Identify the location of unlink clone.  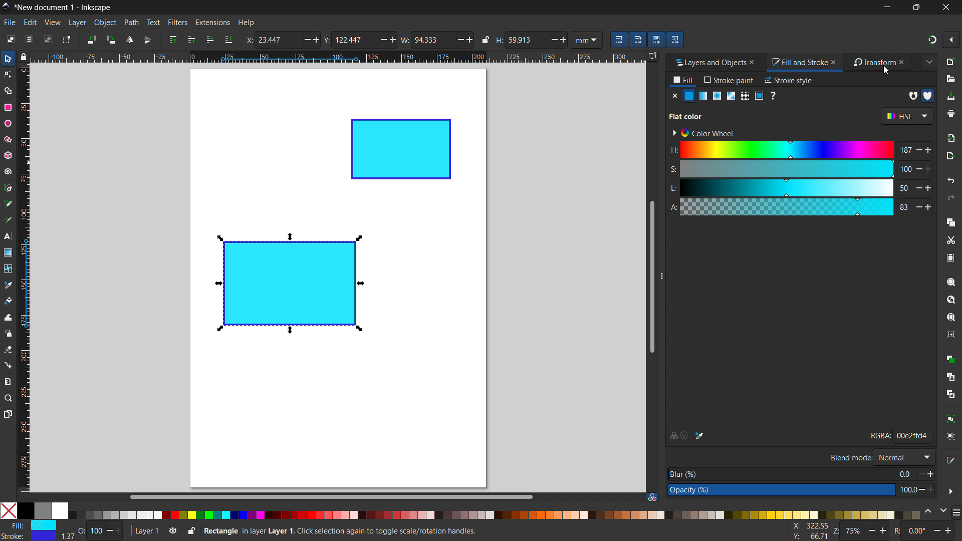
(950, 394).